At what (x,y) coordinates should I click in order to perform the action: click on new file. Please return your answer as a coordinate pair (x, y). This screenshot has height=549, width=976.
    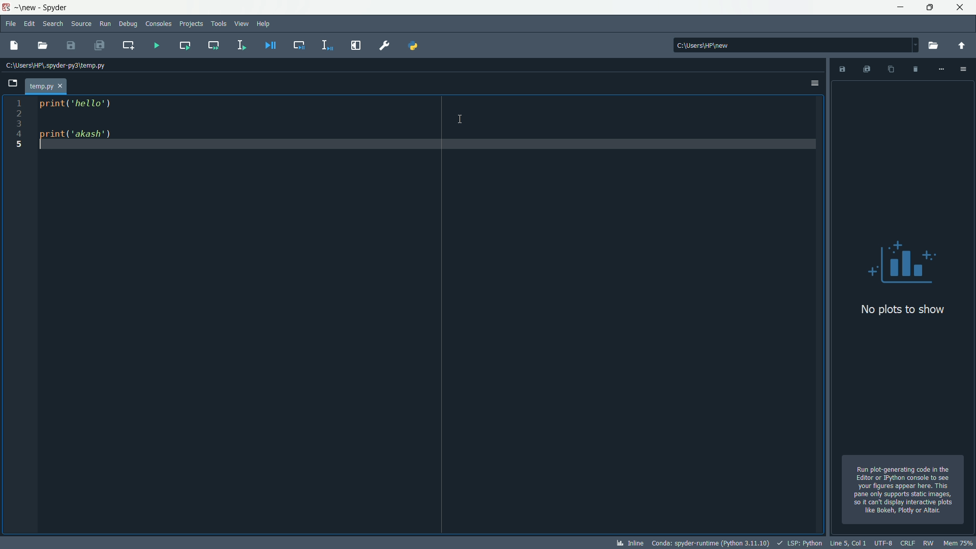
    Looking at the image, I should click on (14, 45).